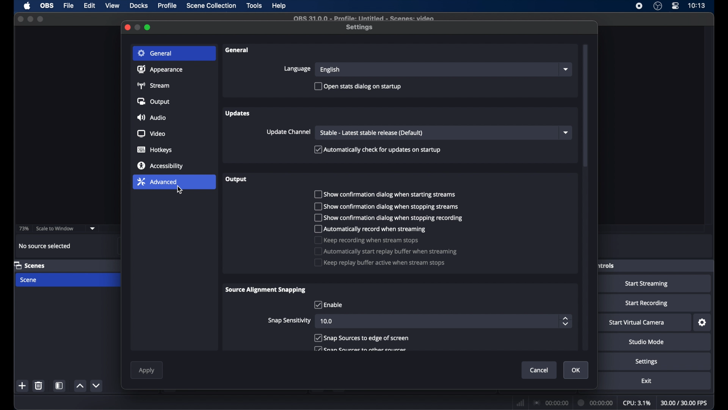 The image size is (728, 410). What do you see at coordinates (30, 265) in the screenshot?
I see `scenes` at bounding box center [30, 265].